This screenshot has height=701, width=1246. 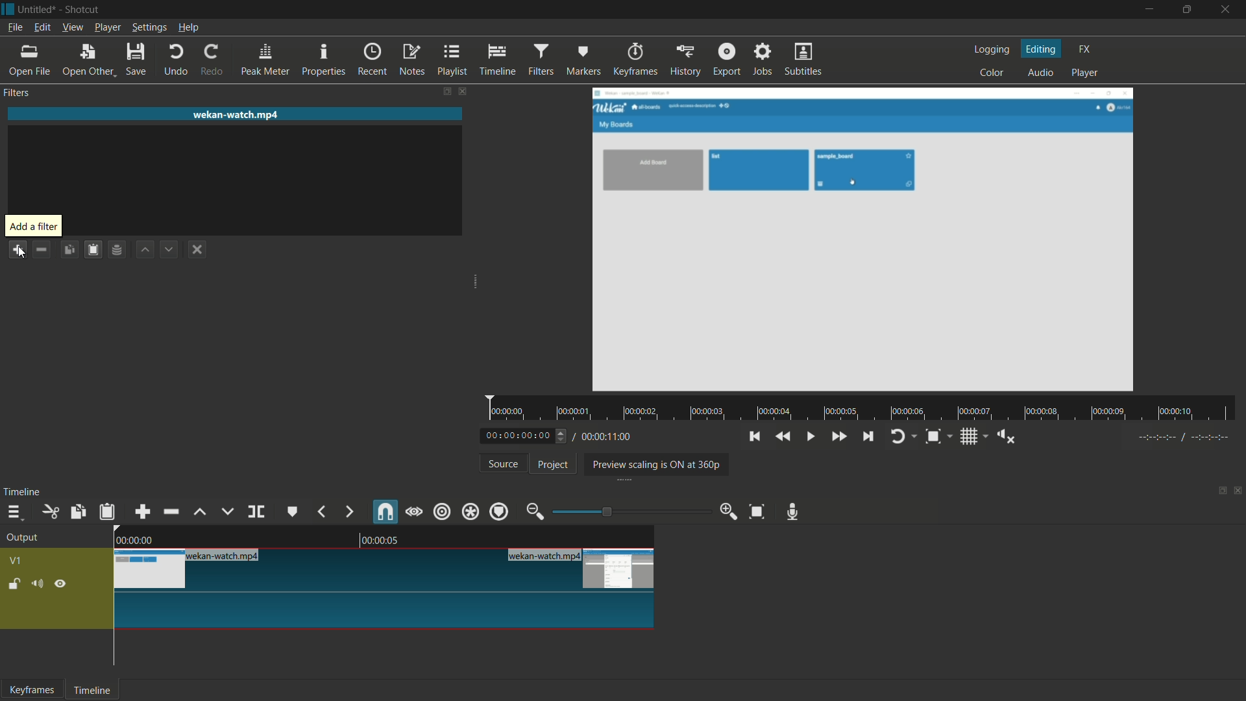 I want to click on markers, so click(x=584, y=59).